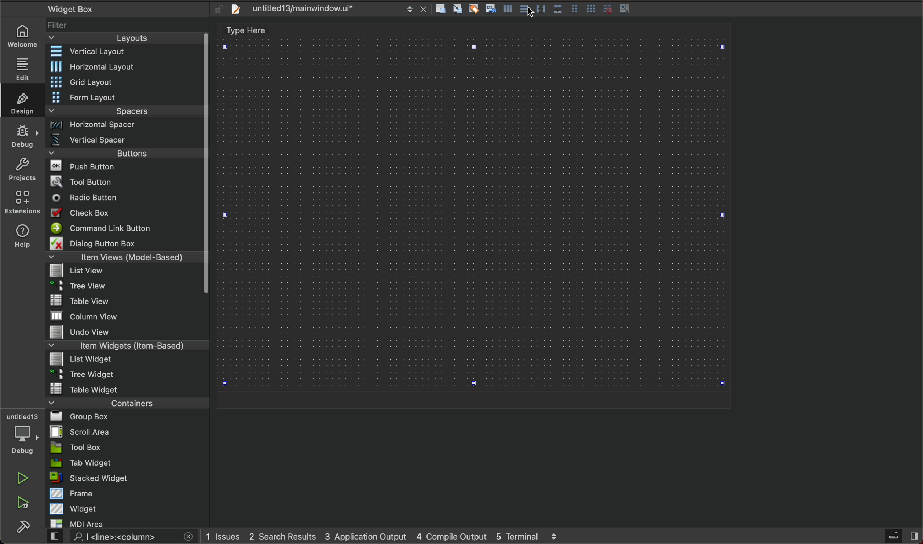  I want to click on items view, so click(125, 257).